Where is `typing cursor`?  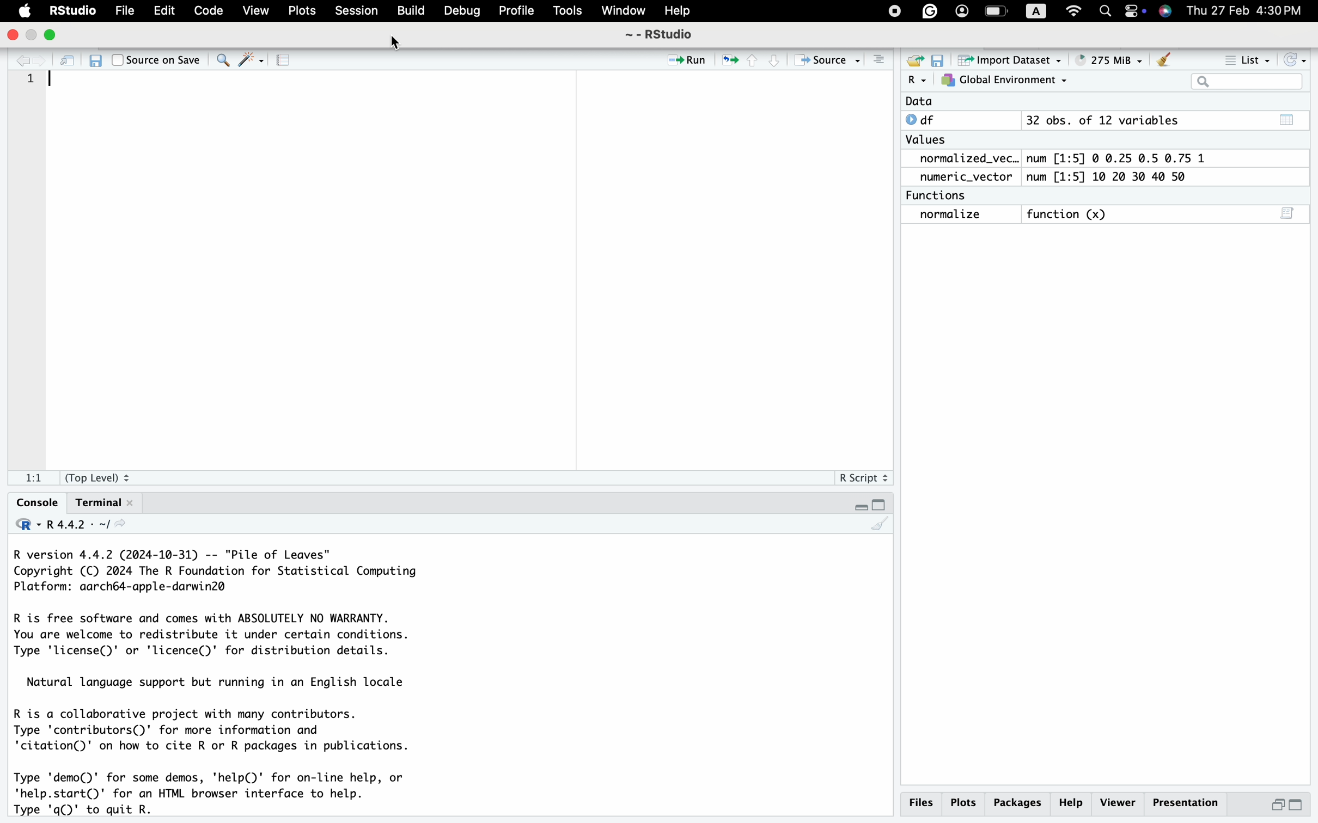
typing cursor is located at coordinates (56, 83).